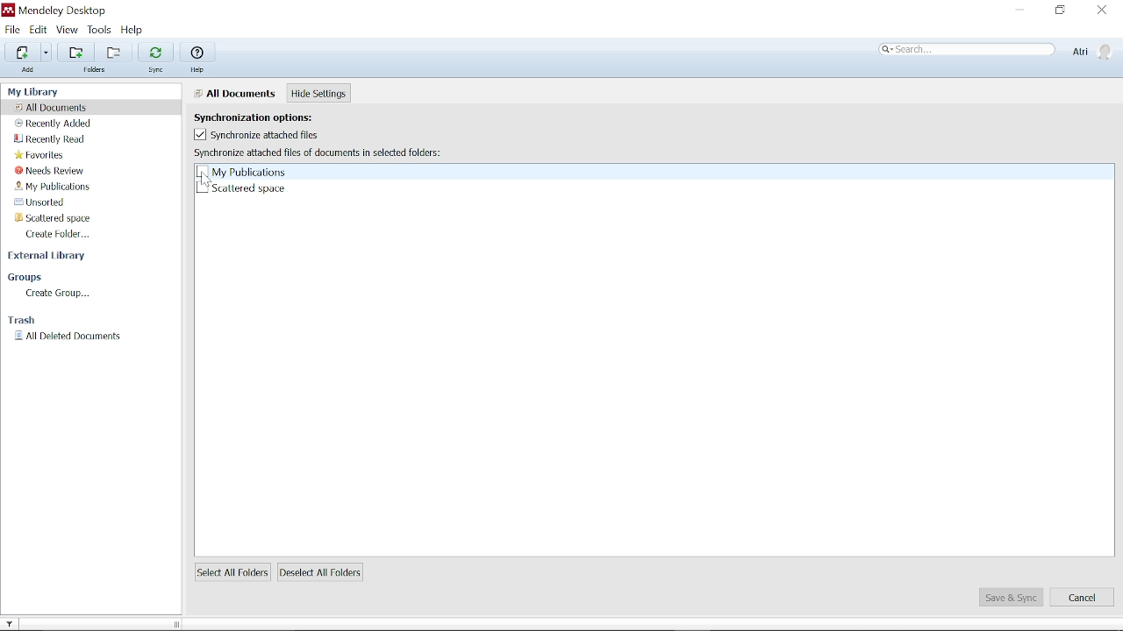 The image size is (1123, 631). I want to click on sync, so click(158, 71).